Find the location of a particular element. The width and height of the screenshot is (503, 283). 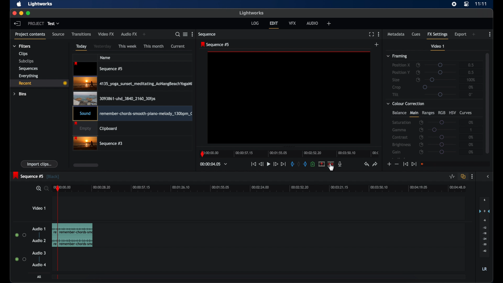

add is located at coordinates (377, 44).